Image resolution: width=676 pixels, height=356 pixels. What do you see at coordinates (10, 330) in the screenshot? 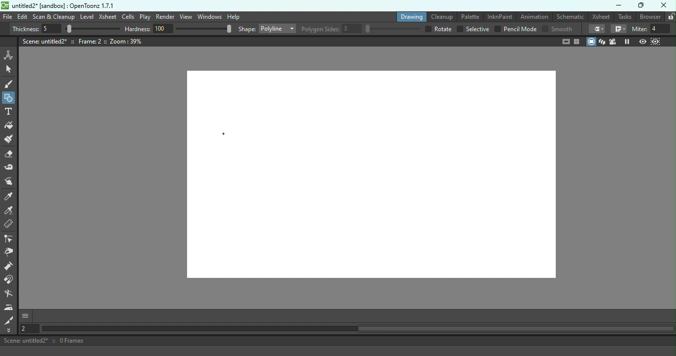
I see `More tools` at bounding box center [10, 330].